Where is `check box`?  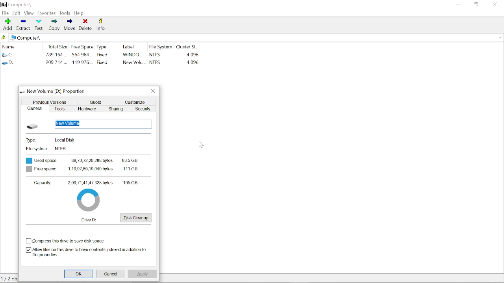 check box is located at coordinates (28, 250).